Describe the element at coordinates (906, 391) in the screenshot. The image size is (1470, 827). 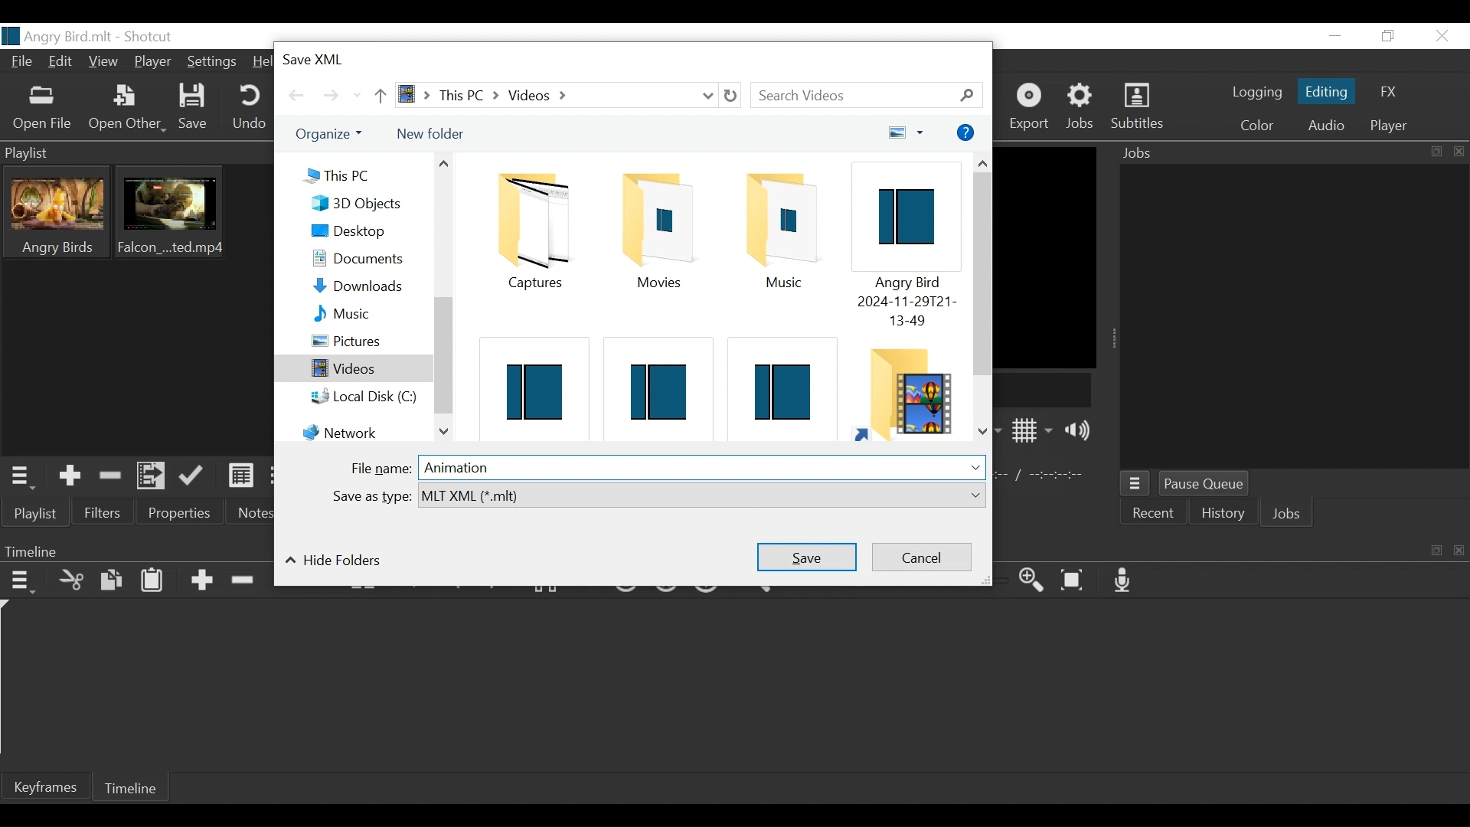
I see `Folder` at that location.